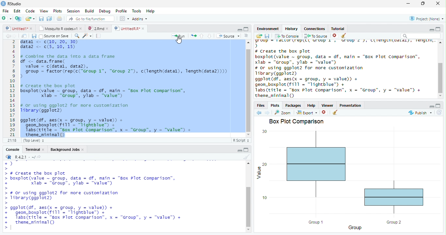  What do you see at coordinates (121, 11) in the screenshot?
I see `Profile` at bounding box center [121, 11].